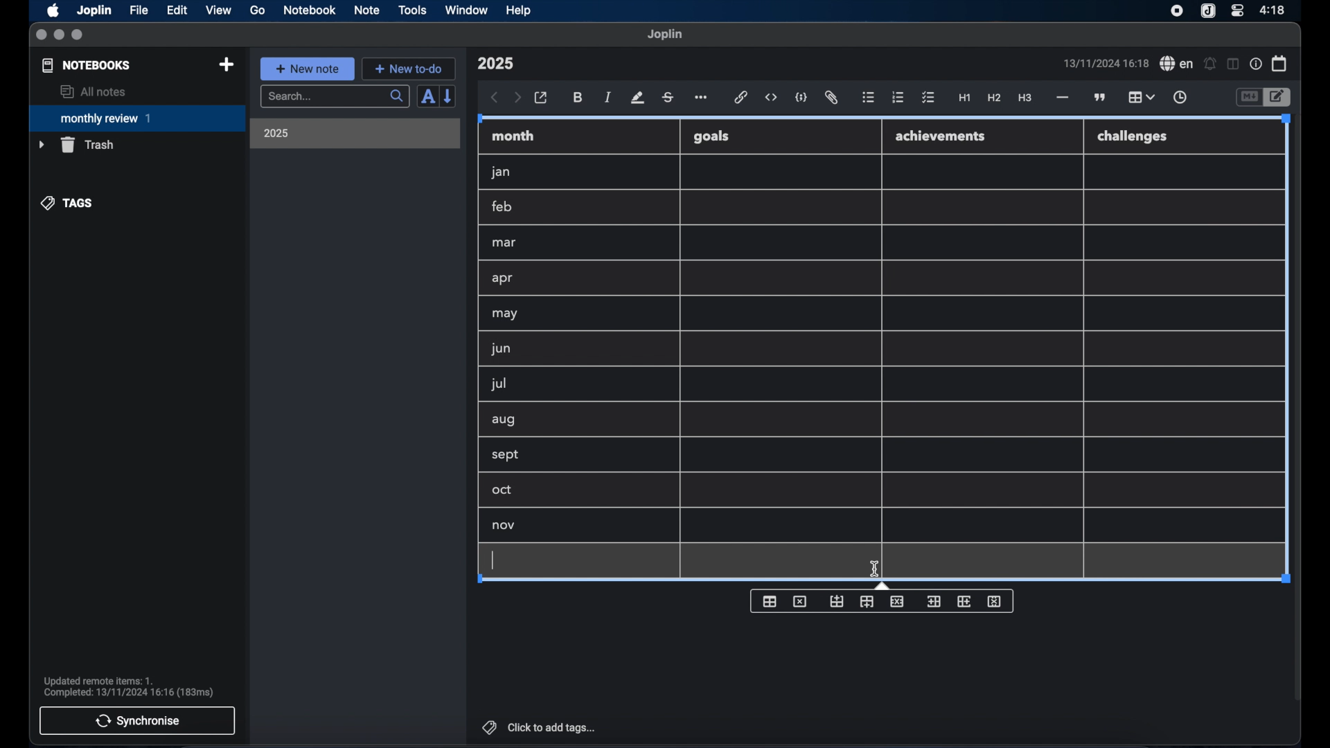 The width and height of the screenshot is (1330, 748). Describe the element at coordinates (579, 98) in the screenshot. I see `bold` at that location.